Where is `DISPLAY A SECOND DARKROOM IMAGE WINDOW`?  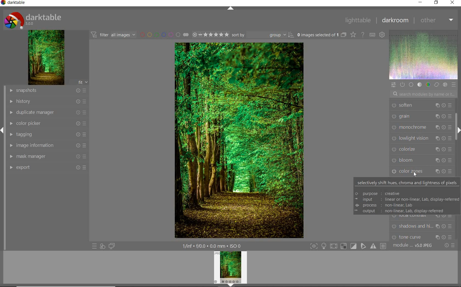 DISPLAY A SECOND DARKROOM IMAGE WINDOW is located at coordinates (112, 247).